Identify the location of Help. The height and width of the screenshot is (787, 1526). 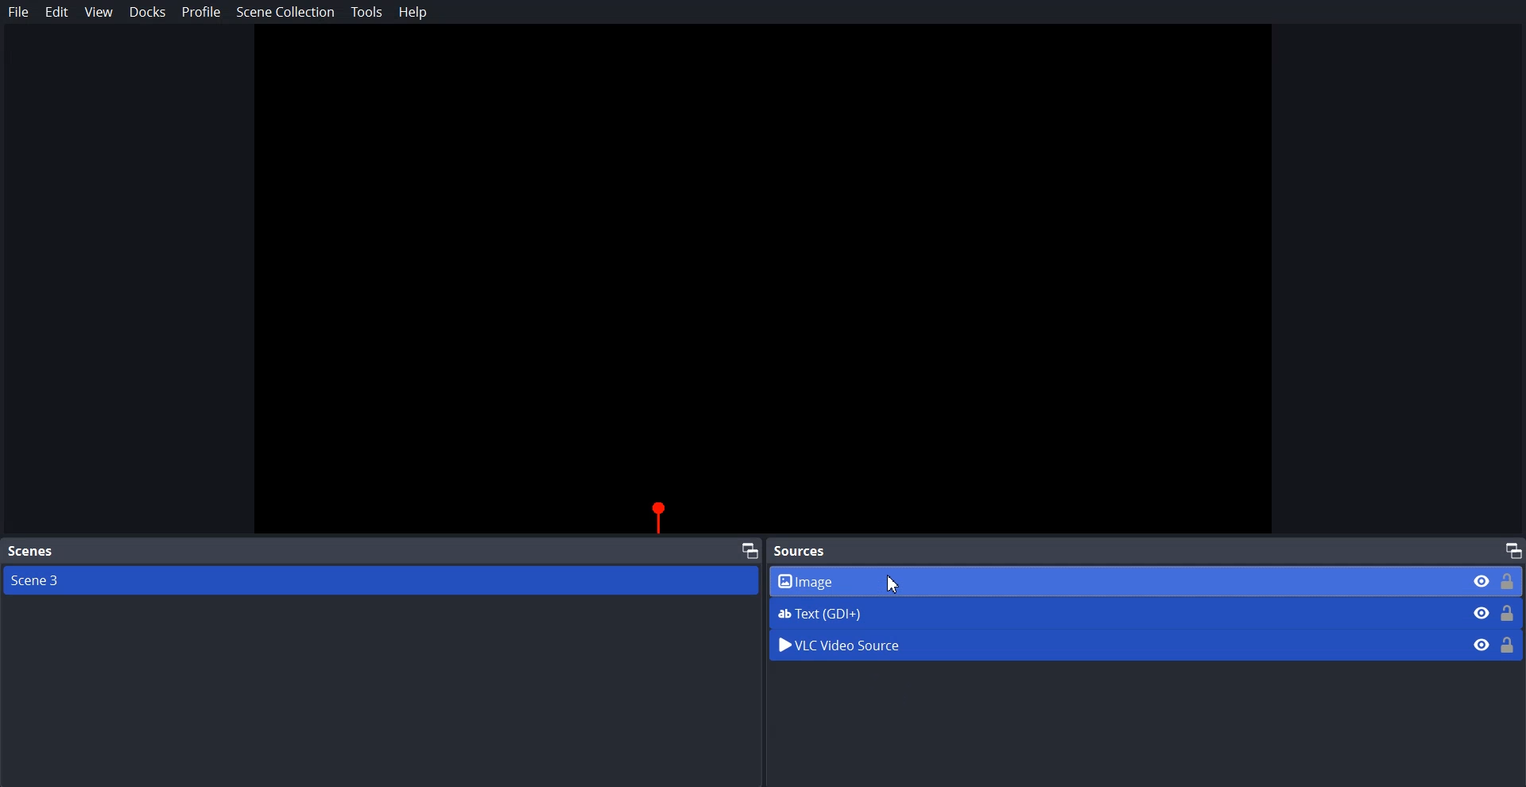
(413, 12).